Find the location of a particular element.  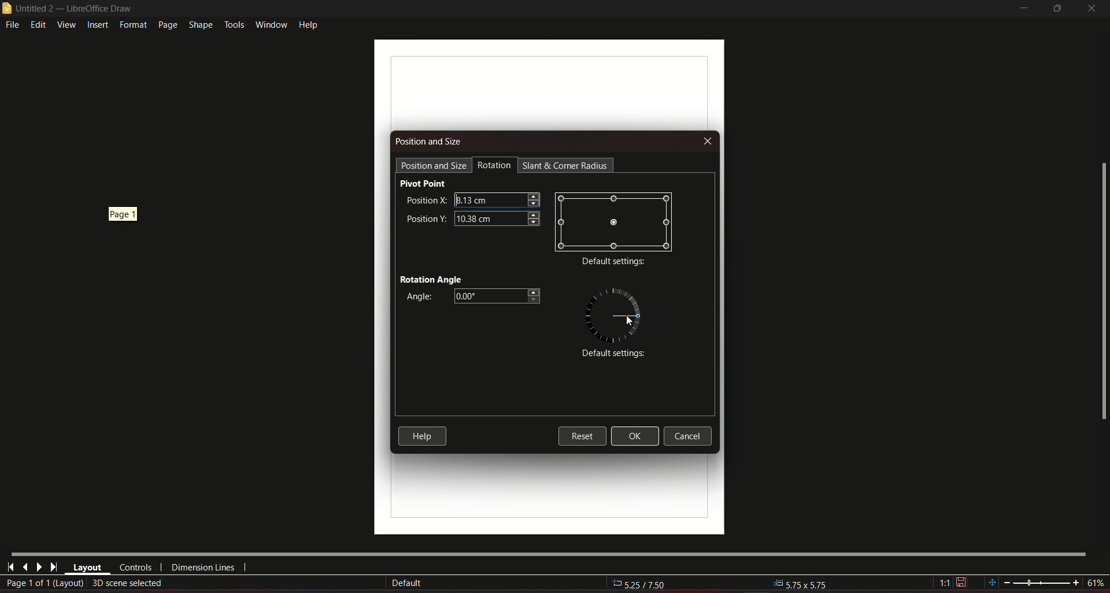

Ok is located at coordinates (635, 436).